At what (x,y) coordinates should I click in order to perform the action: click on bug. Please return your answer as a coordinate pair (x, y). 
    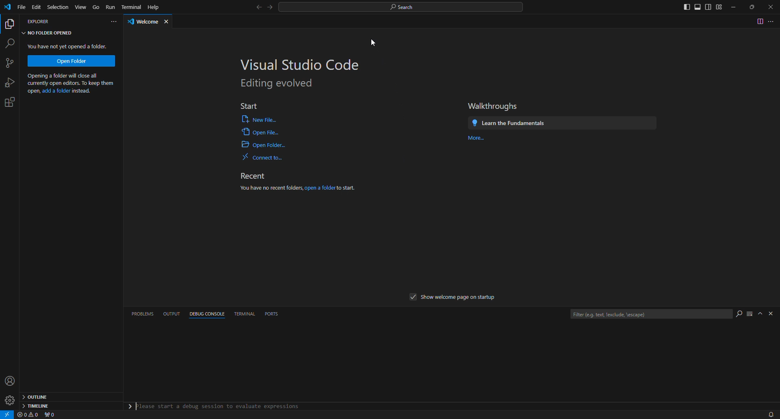
    Looking at the image, I should click on (8, 81).